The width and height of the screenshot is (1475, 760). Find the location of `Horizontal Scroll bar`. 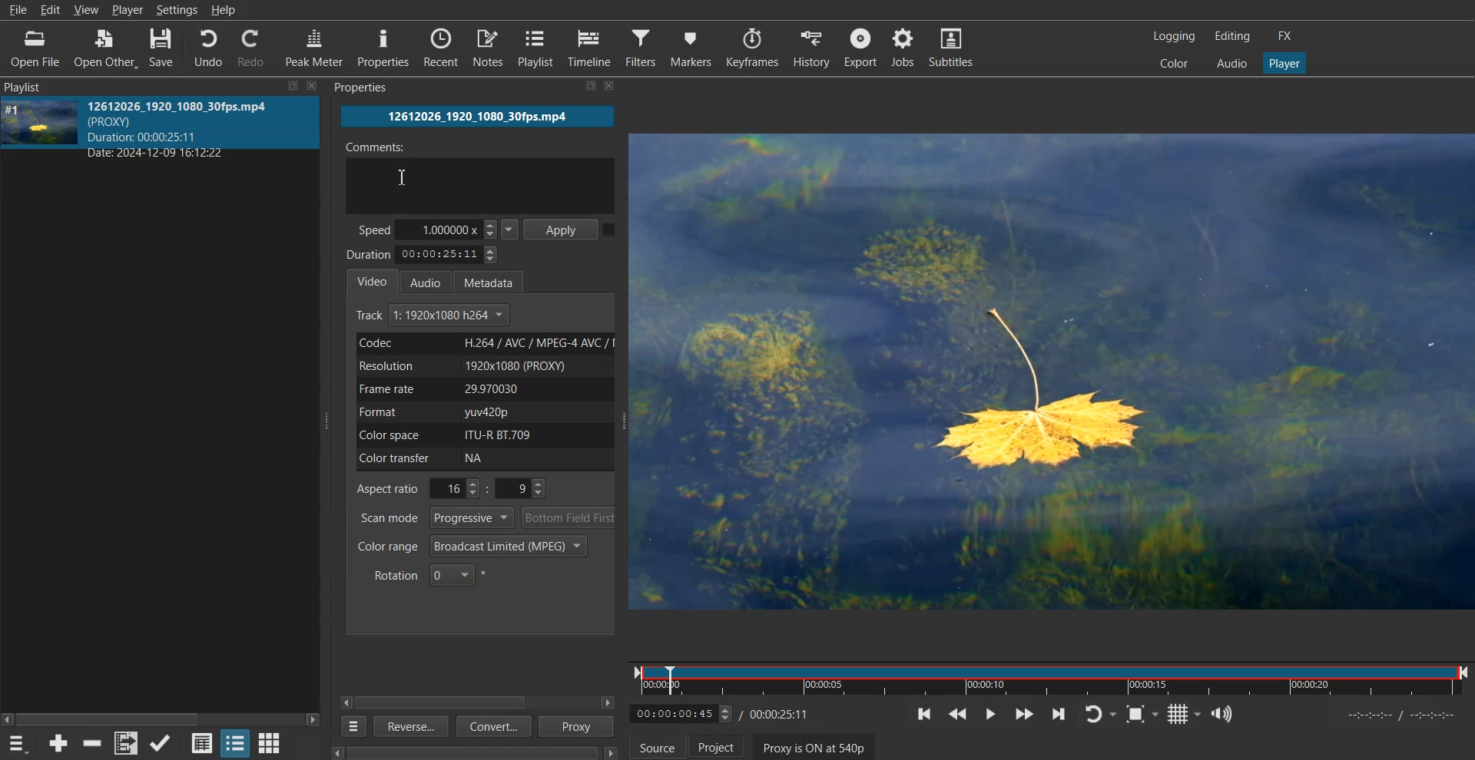

Horizontal Scroll bar is located at coordinates (448, 702).